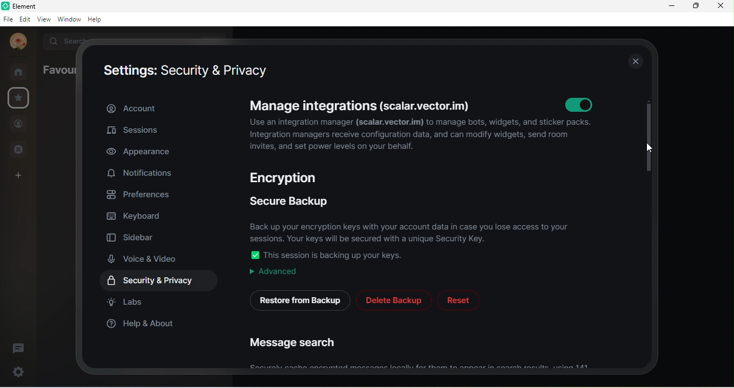 The width and height of the screenshot is (734, 388). I want to click on search, so click(69, 40).